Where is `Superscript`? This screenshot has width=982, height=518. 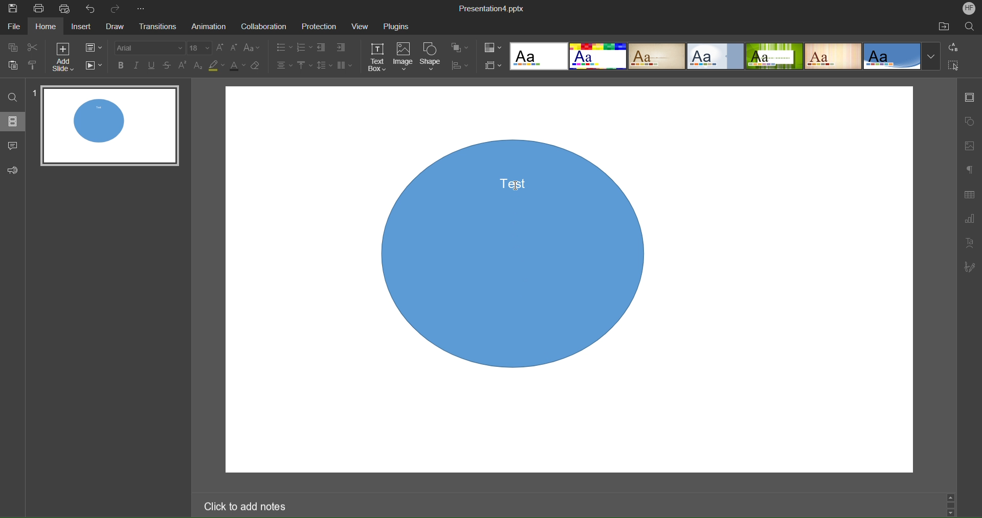 Superscript is located at coordinates (184, 66).